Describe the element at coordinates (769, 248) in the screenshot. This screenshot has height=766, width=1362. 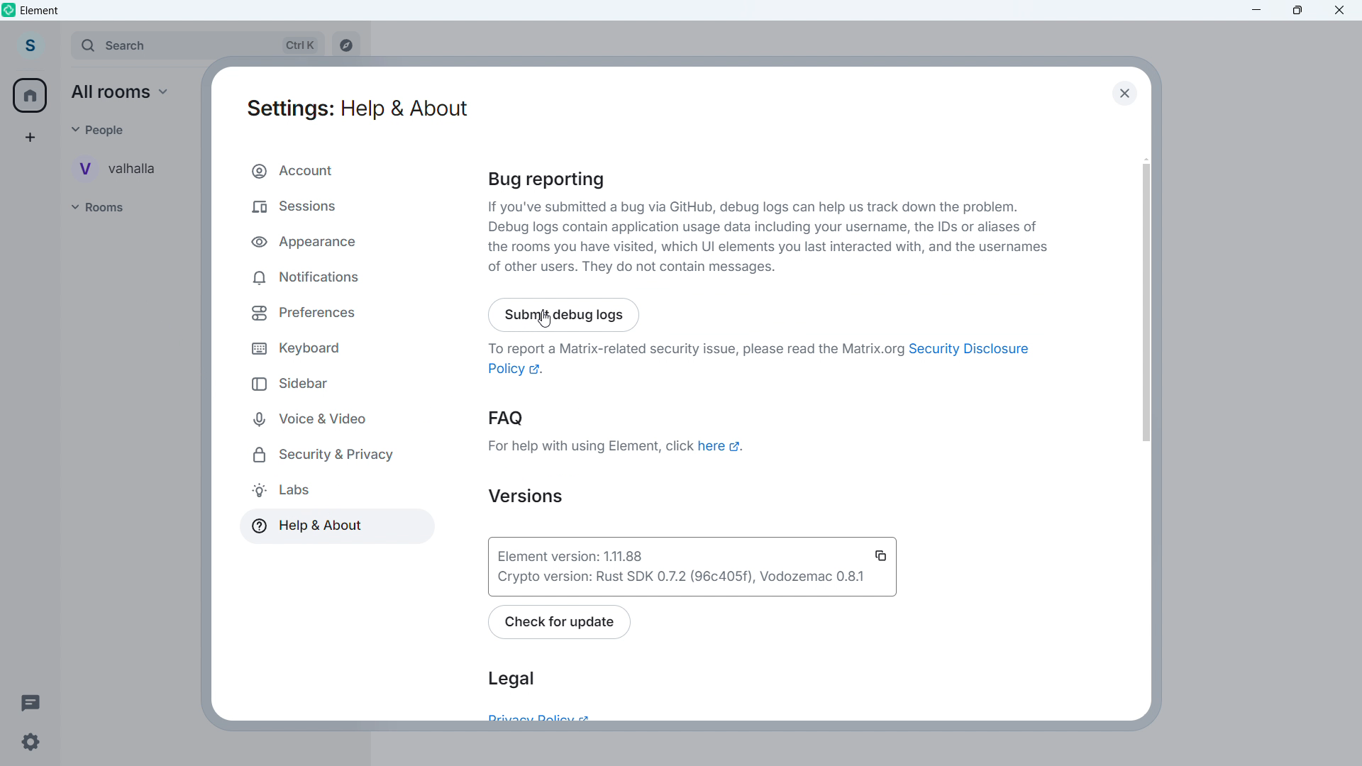
I see `the rooms you have visited, which UI elements you last interacted with, and the usernames` at that location.